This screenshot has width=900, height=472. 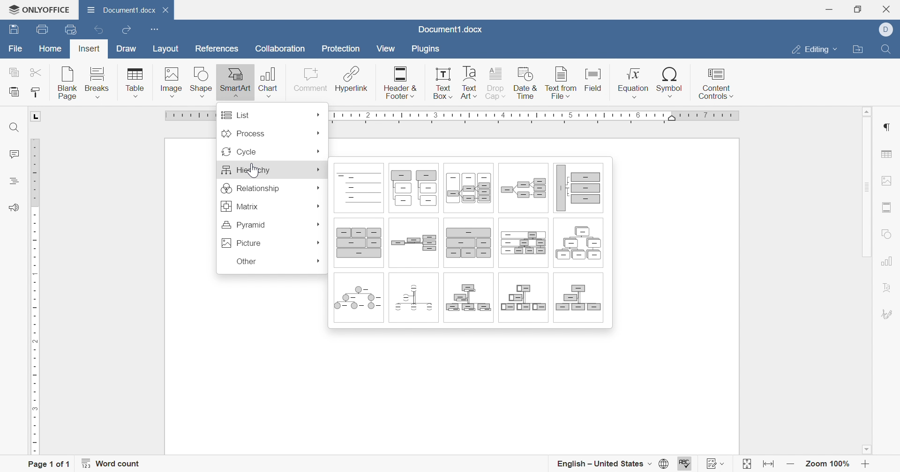 What do you see at coordinates (13, 155) in the screenshot?
I see `Comments` at bounding box center [13, 155].